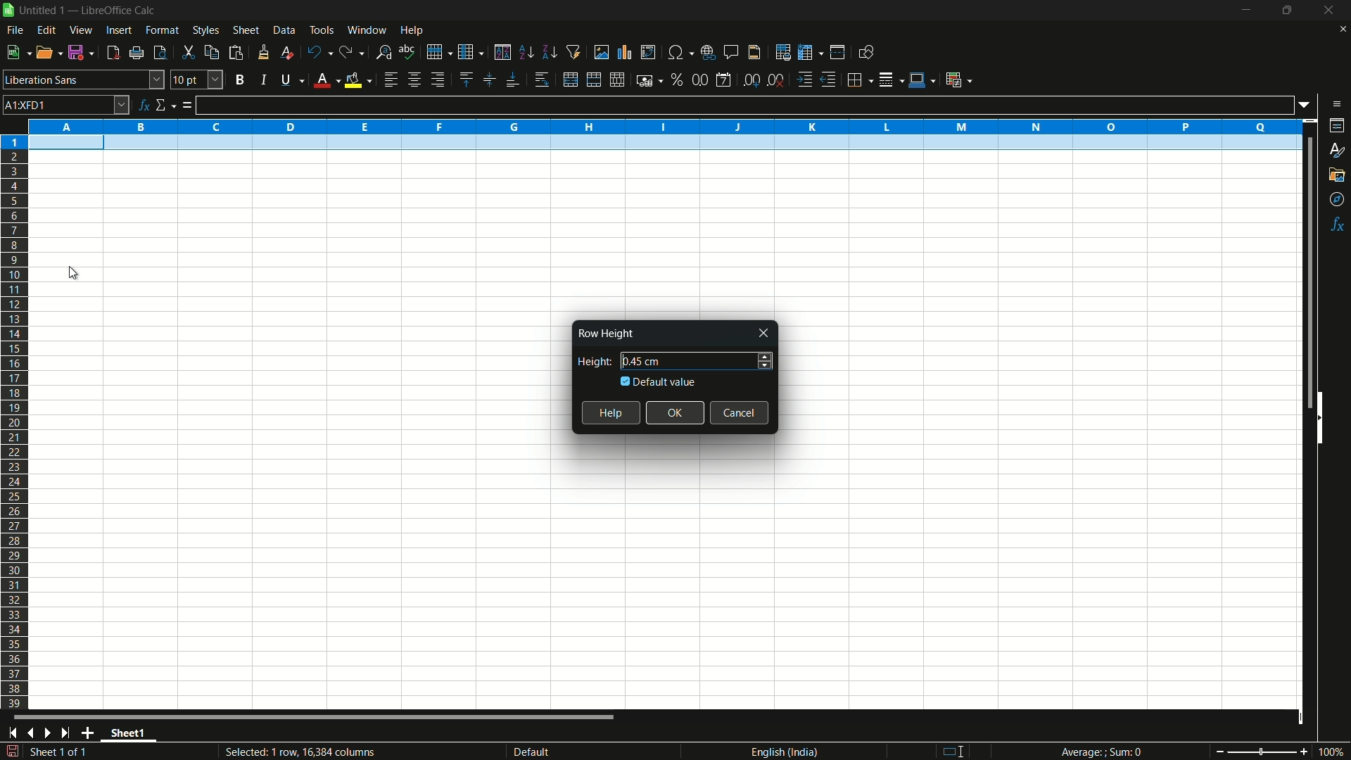 Image resolution: width=1351 pixels, height=760 pixels. Describe the element at coordinates (657, 144) in the screenshot. I see `selected row` at that location.